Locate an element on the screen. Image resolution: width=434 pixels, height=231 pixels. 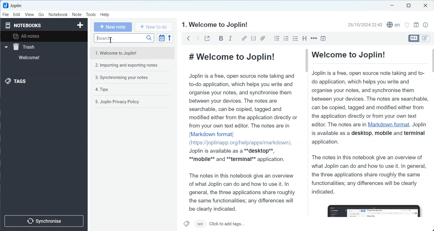
Back is located at coordinates (188, 38).